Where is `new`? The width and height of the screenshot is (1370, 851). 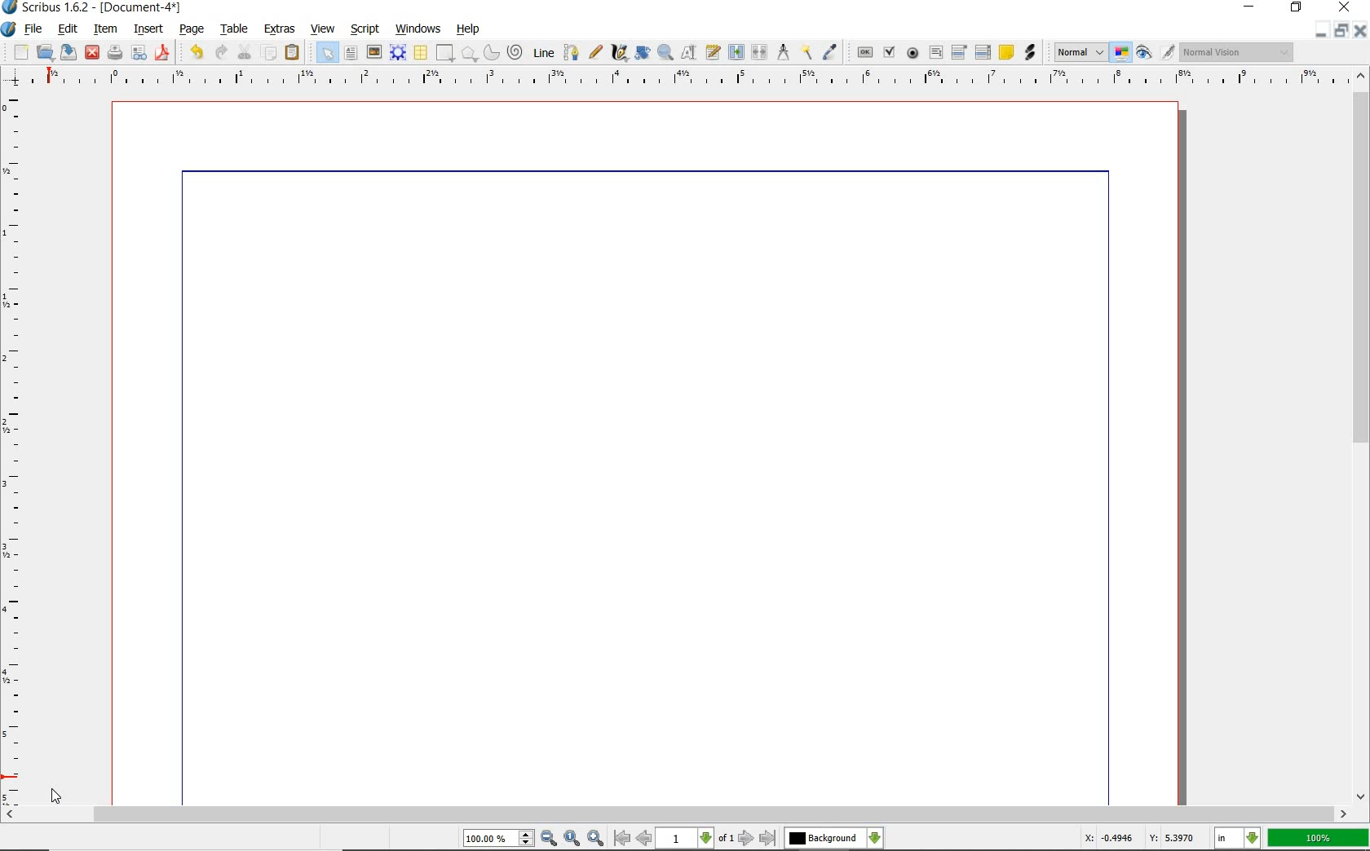 new is located at coordinates (15, 52).